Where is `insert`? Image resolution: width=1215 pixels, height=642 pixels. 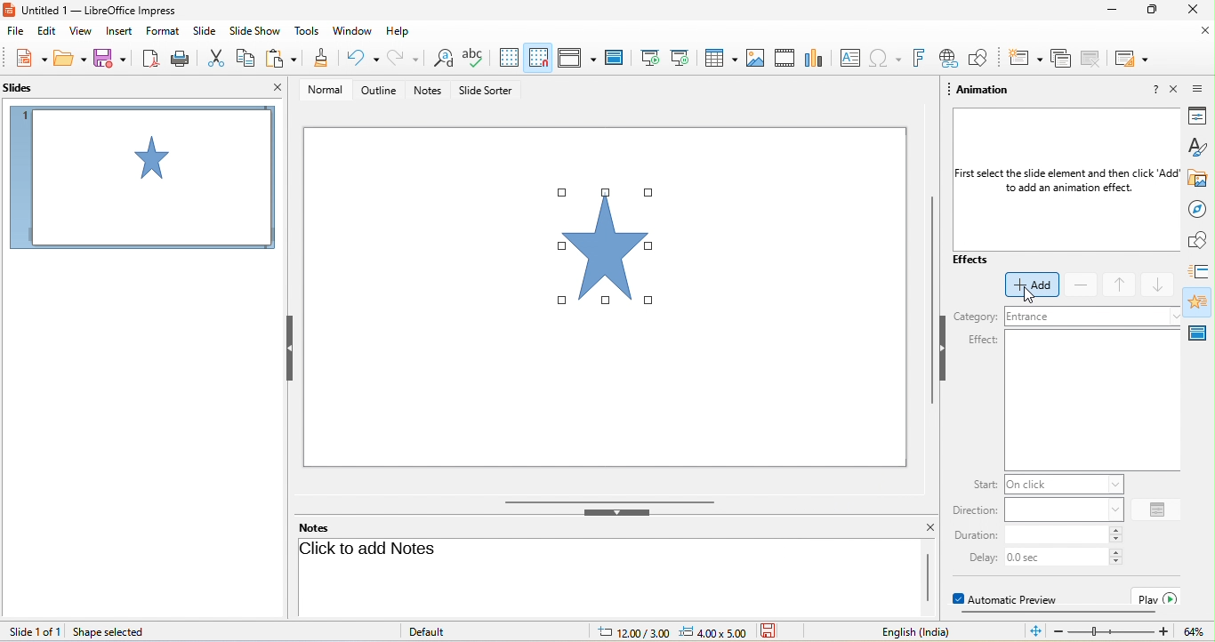 insert is located at coordinates (117, 32).